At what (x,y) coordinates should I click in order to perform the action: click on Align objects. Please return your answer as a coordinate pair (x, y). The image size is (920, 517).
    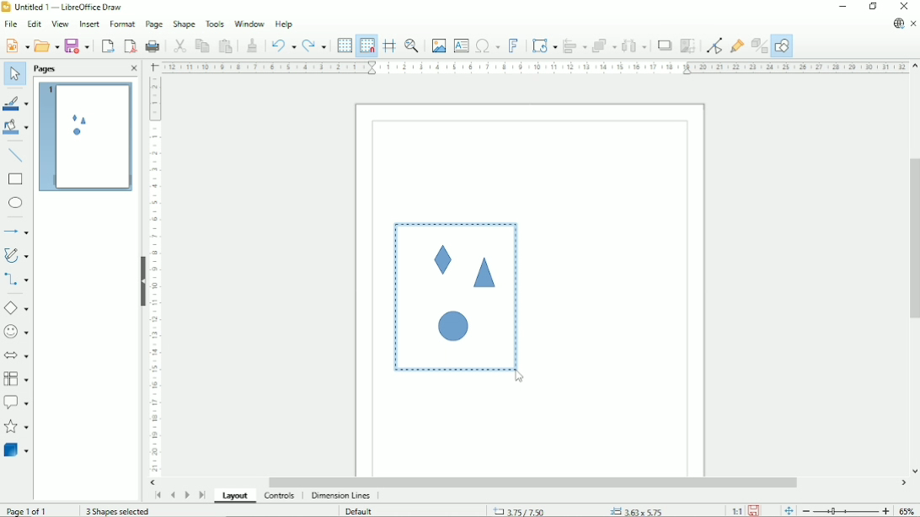
    Looking at the image, I should click on (575, 45).